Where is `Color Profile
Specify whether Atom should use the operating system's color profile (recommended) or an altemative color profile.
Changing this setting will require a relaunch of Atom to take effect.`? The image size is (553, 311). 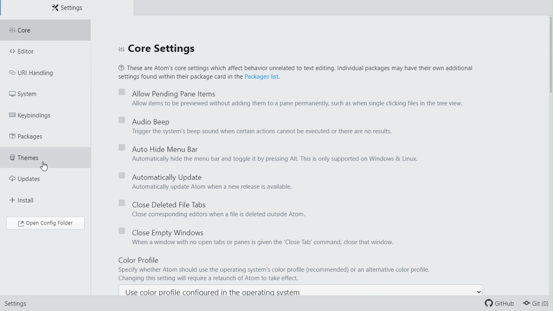 Color Profile
Specify whether Atom should use the operating system's color profile (recommended) or an altemative color profile.
Changing this setting will require a relaunch of Atom to take effect. is located at coordinates (287, 266).